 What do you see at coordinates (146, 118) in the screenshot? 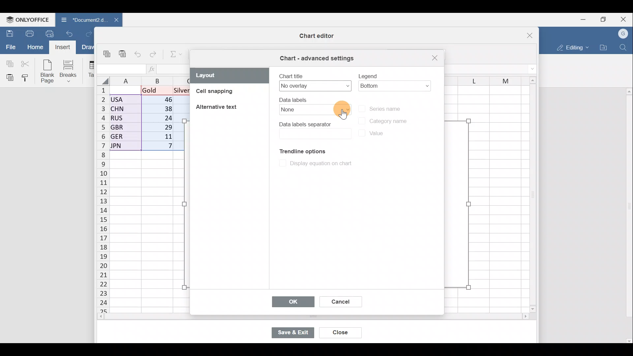
I see `Data` at bounding box center [146, 118].